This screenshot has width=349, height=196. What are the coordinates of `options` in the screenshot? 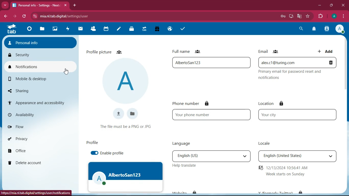 It's located at (344, 17).